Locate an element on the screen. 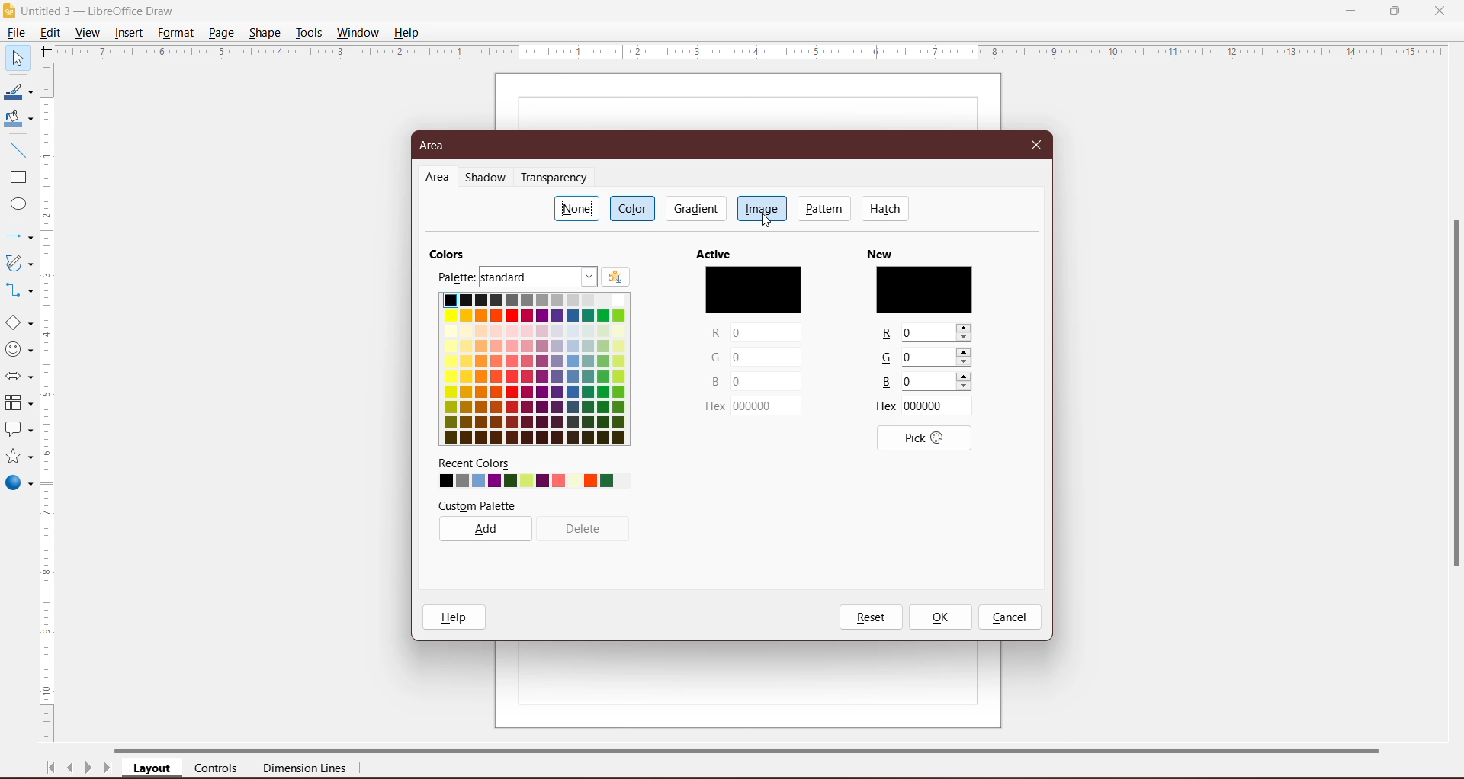 The width and height of the screenshot is (1464, 779). recent colors is located at coordinates (526, 481).